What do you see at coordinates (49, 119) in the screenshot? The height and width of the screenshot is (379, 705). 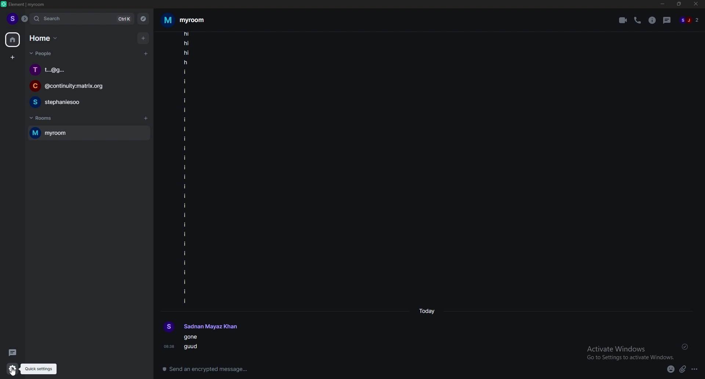 I see `rooms` at bounding box center [49, 119].